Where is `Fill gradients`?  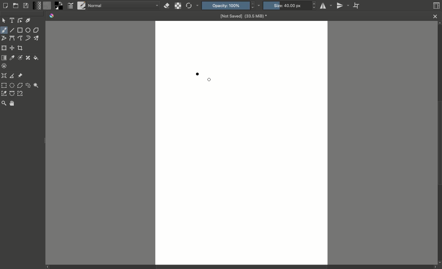
Fill gradients is located at coordinates (38, 6).